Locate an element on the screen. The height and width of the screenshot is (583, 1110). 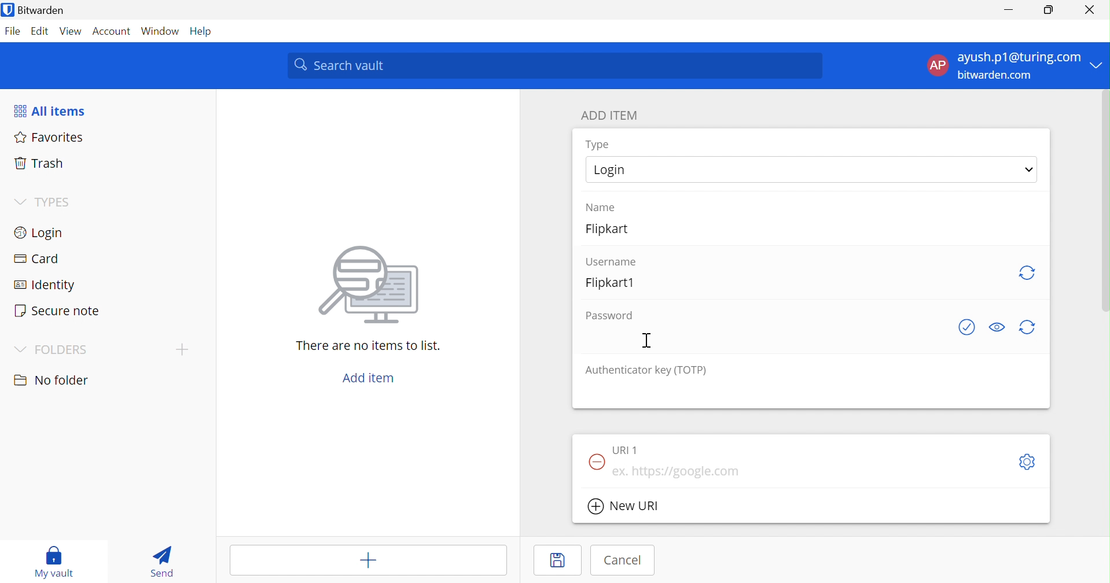
Flipkart is located at coordinates (615, 233).